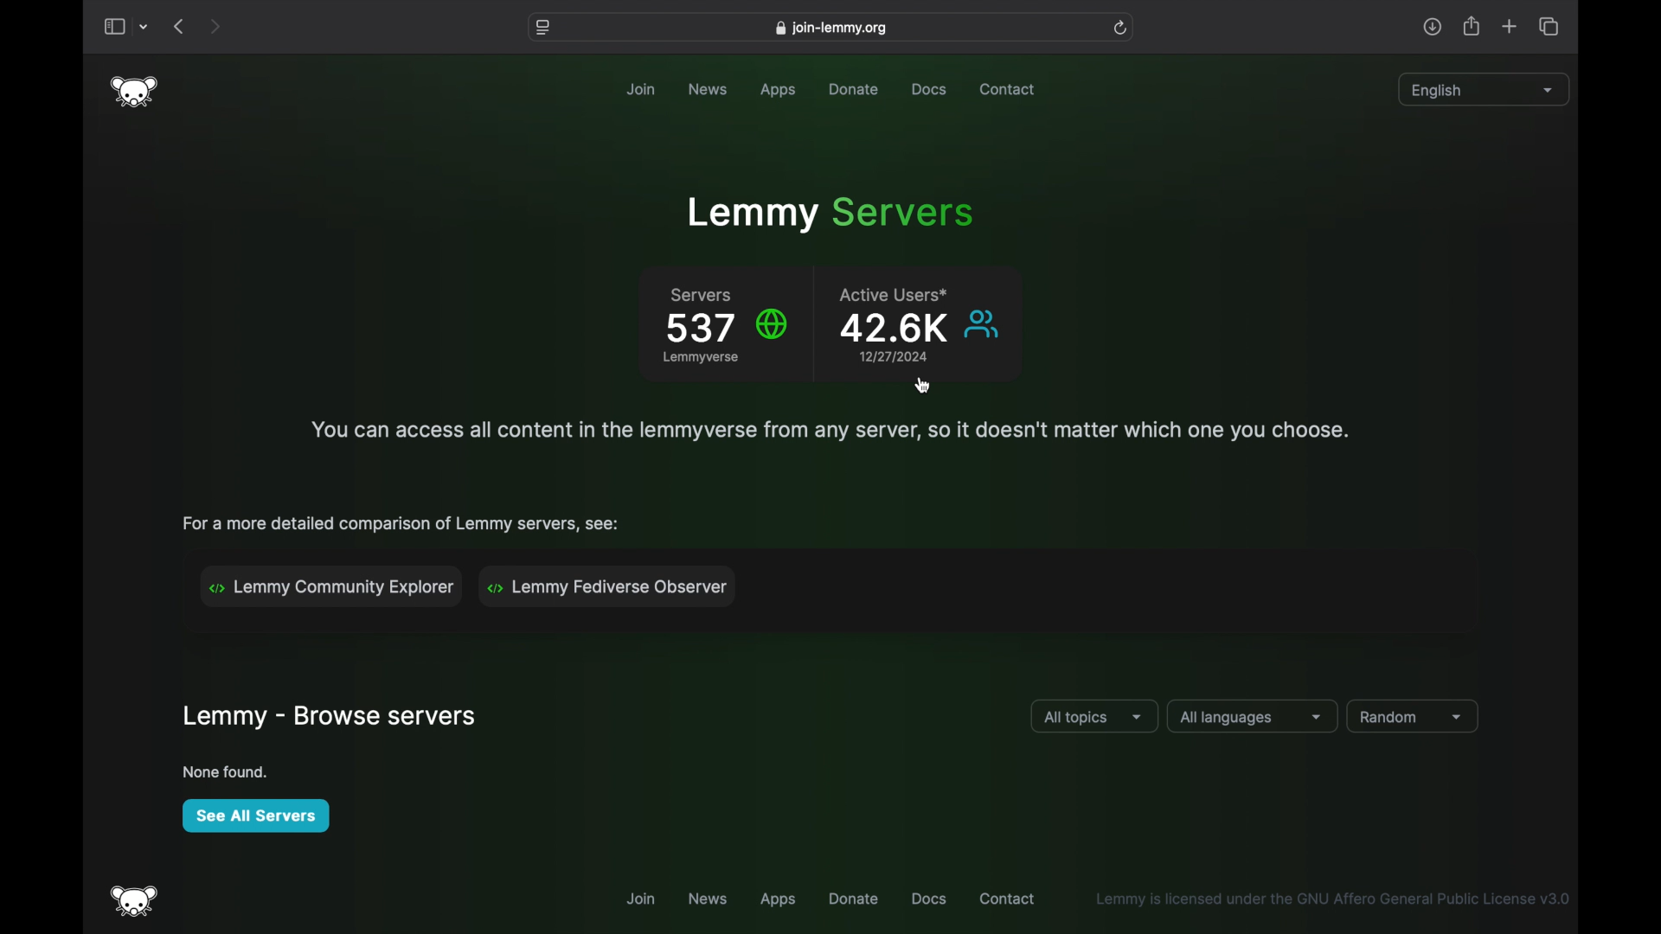 Image resolution: width=1661 pixels, height=934 pixels. Describe the element at coordinates (1122, 28) in the screenshot. I see `refresh` at that location.